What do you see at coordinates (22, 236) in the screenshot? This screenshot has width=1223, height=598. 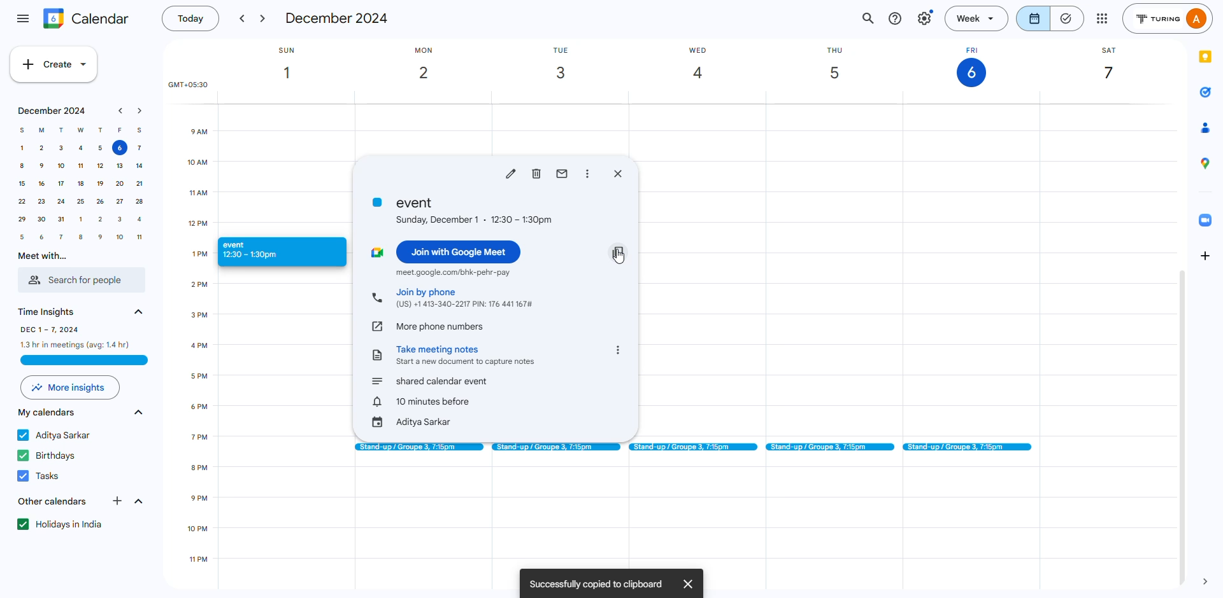 I see `5` at bounding box center [22, 236].